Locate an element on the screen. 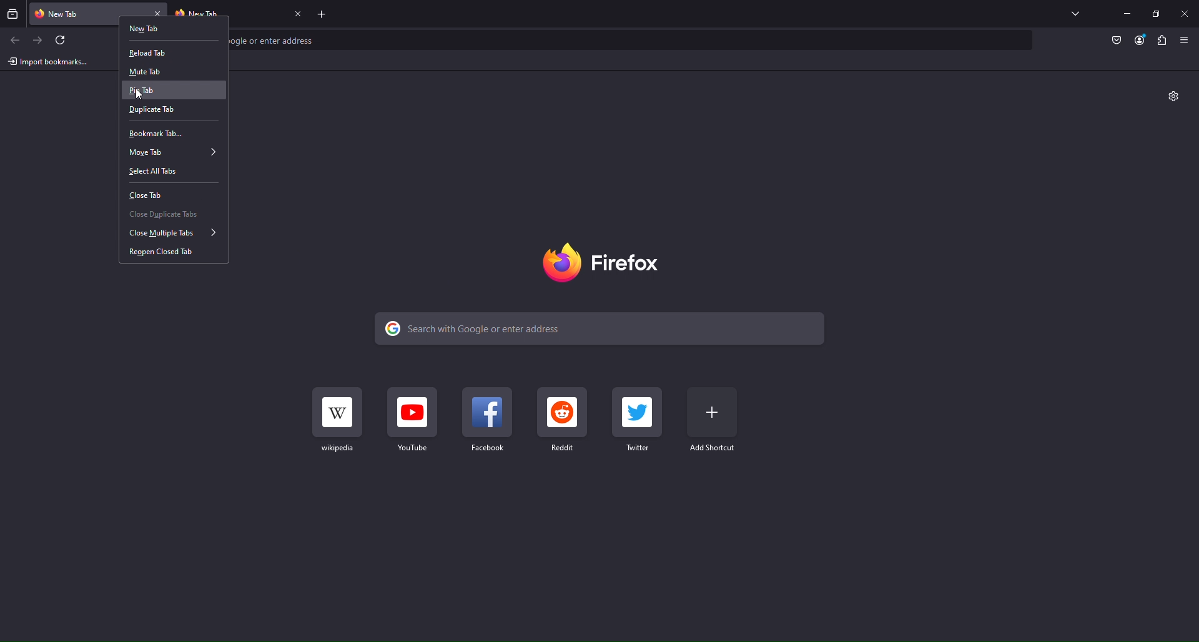 The height and width of the screenshot is (642, 1199). Logo is located at coordinates (608, 262).